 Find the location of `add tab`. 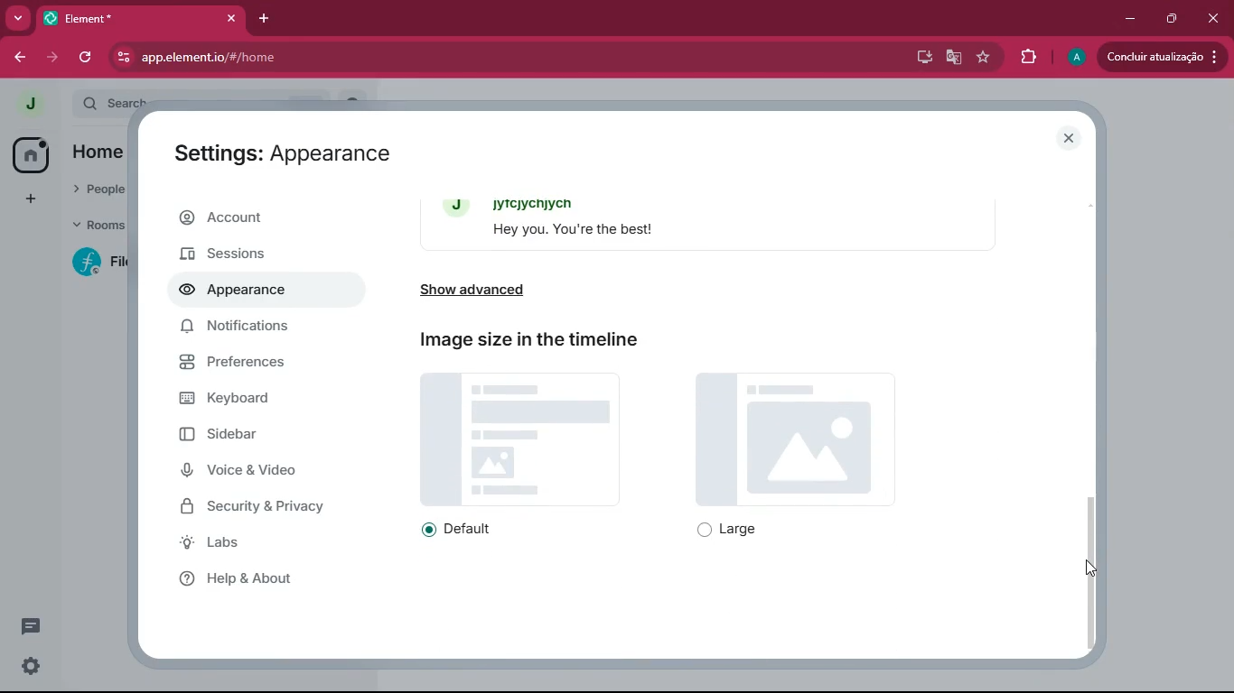

add tab is located at coordinates (268, 21).